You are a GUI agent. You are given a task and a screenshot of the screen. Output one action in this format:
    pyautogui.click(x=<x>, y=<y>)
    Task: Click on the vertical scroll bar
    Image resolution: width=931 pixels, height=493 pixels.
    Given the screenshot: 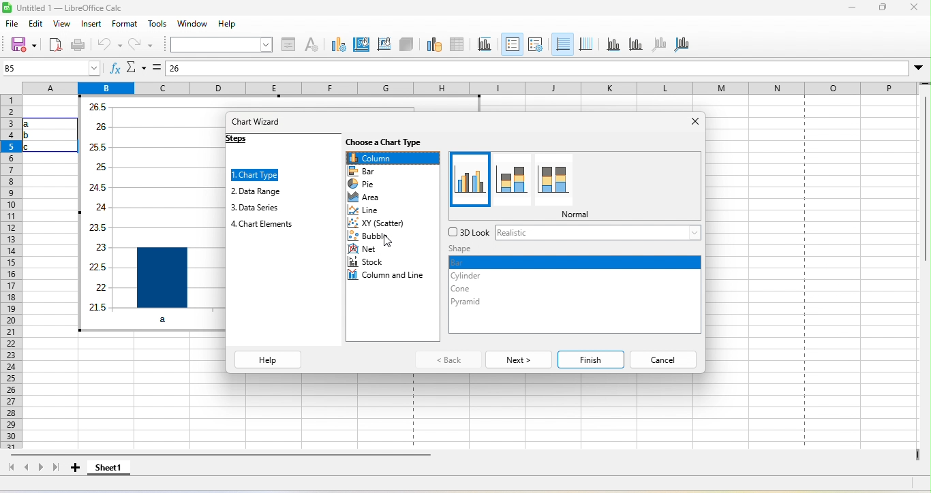 What is the action you would take?
    pyautogui.click(x=925, y=203)
    